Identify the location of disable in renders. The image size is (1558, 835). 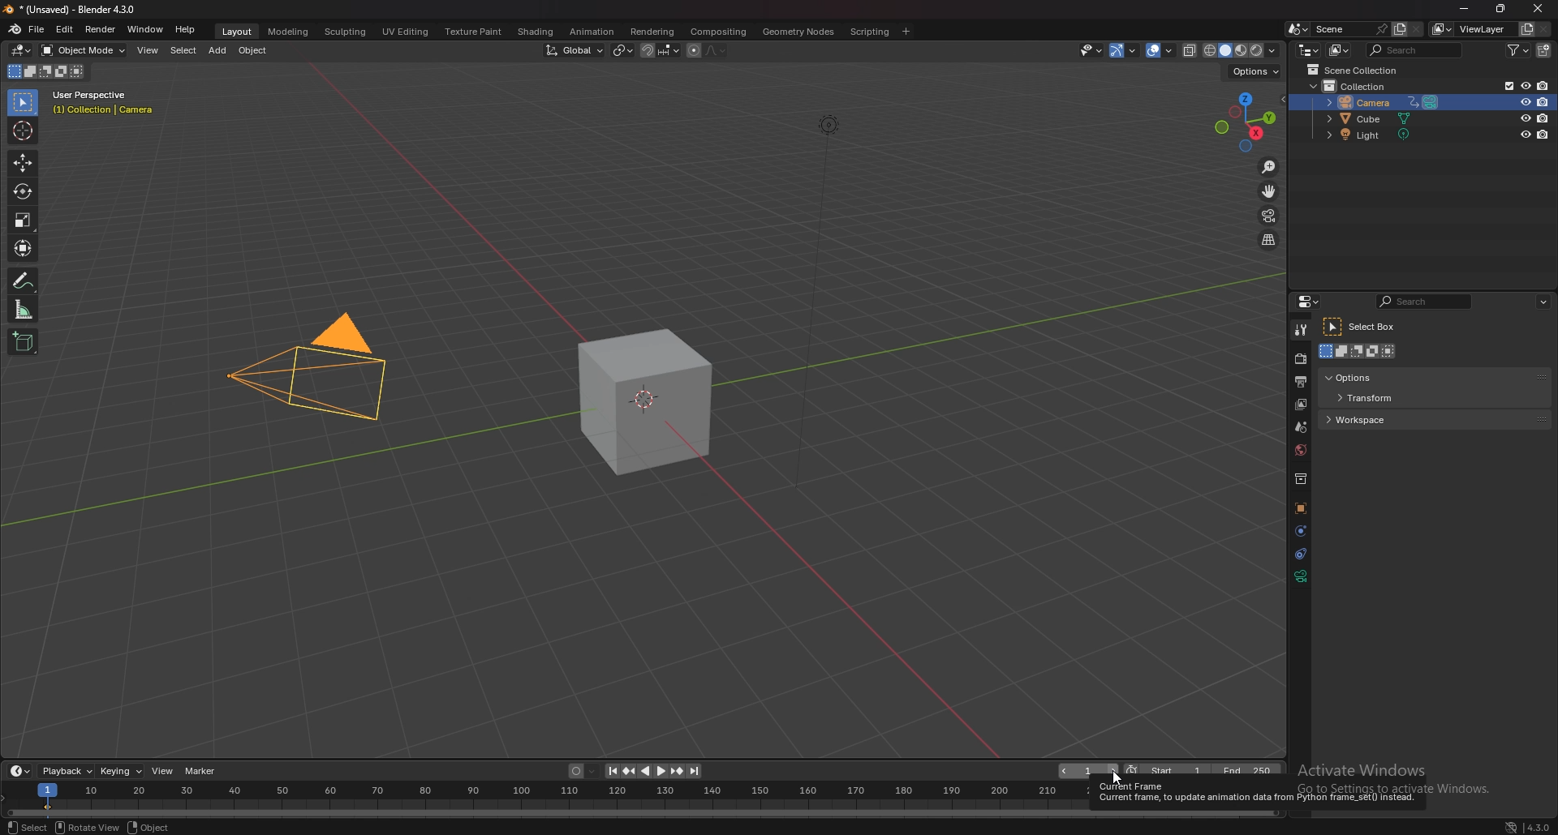
(1544, 86).